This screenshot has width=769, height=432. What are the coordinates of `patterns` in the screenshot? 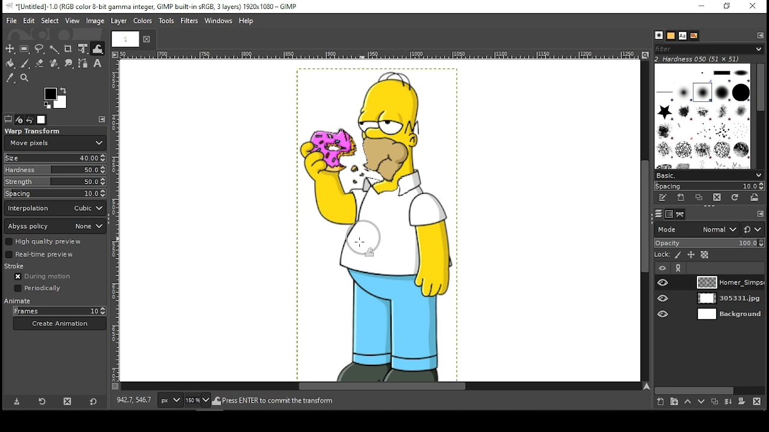 It's located at (671, 36).